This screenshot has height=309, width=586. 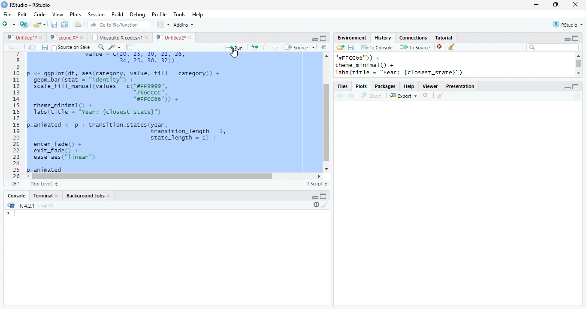 I want to click on Untitled2, so click(x=170, y=37).